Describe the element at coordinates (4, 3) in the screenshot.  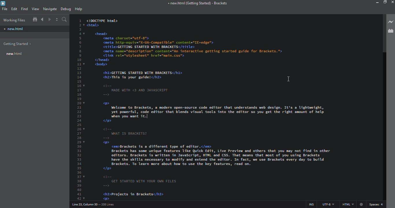
I see `brackets` at that location.